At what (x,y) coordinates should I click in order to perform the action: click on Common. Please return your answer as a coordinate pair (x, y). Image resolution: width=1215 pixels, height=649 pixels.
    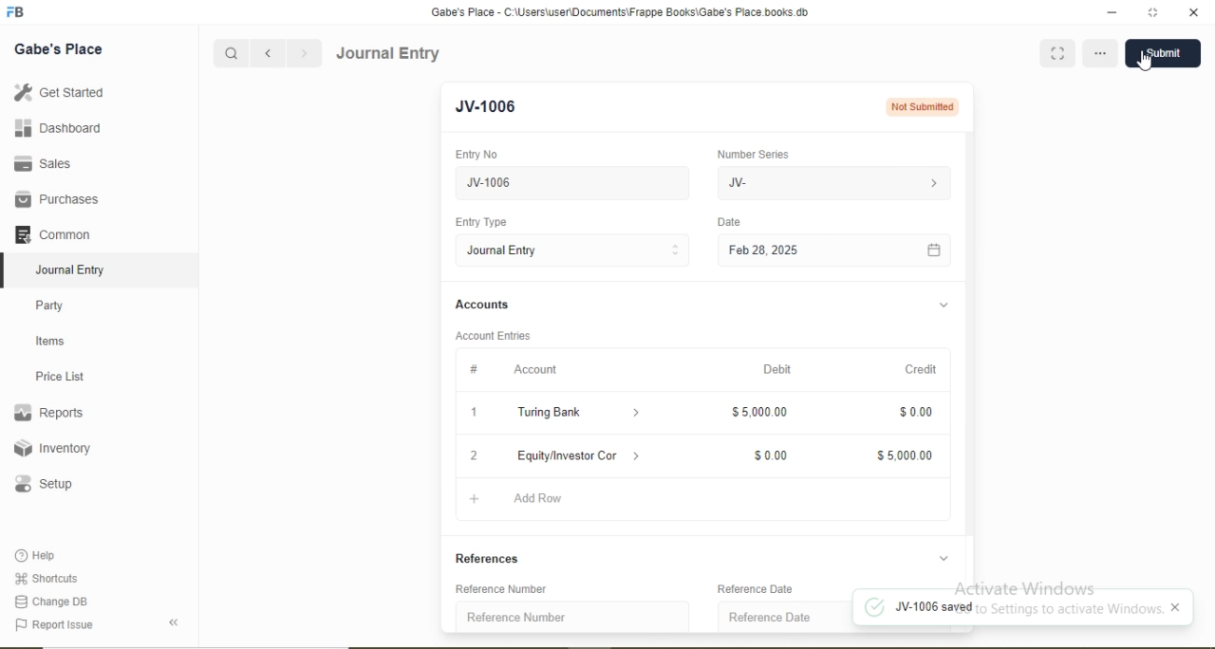
    Looking at the image, I should click on (51, 233).